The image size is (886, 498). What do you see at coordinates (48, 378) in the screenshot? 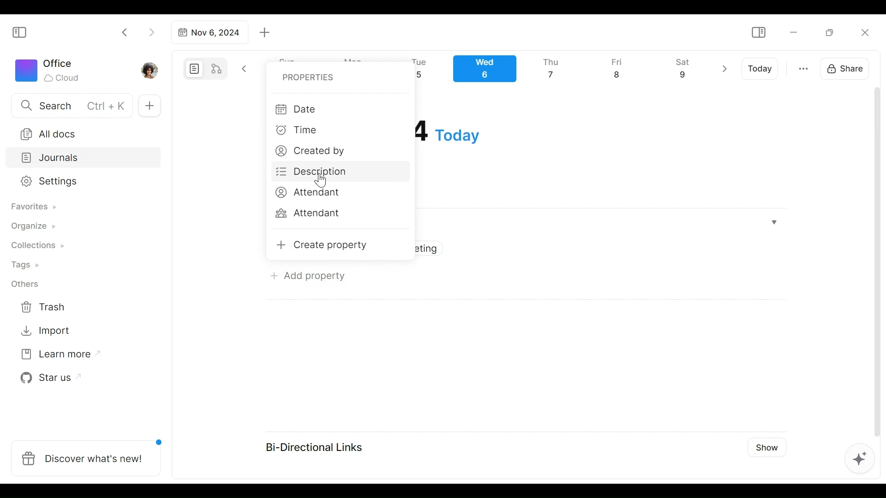
I see `Star us` at bounding box center [48, 378].